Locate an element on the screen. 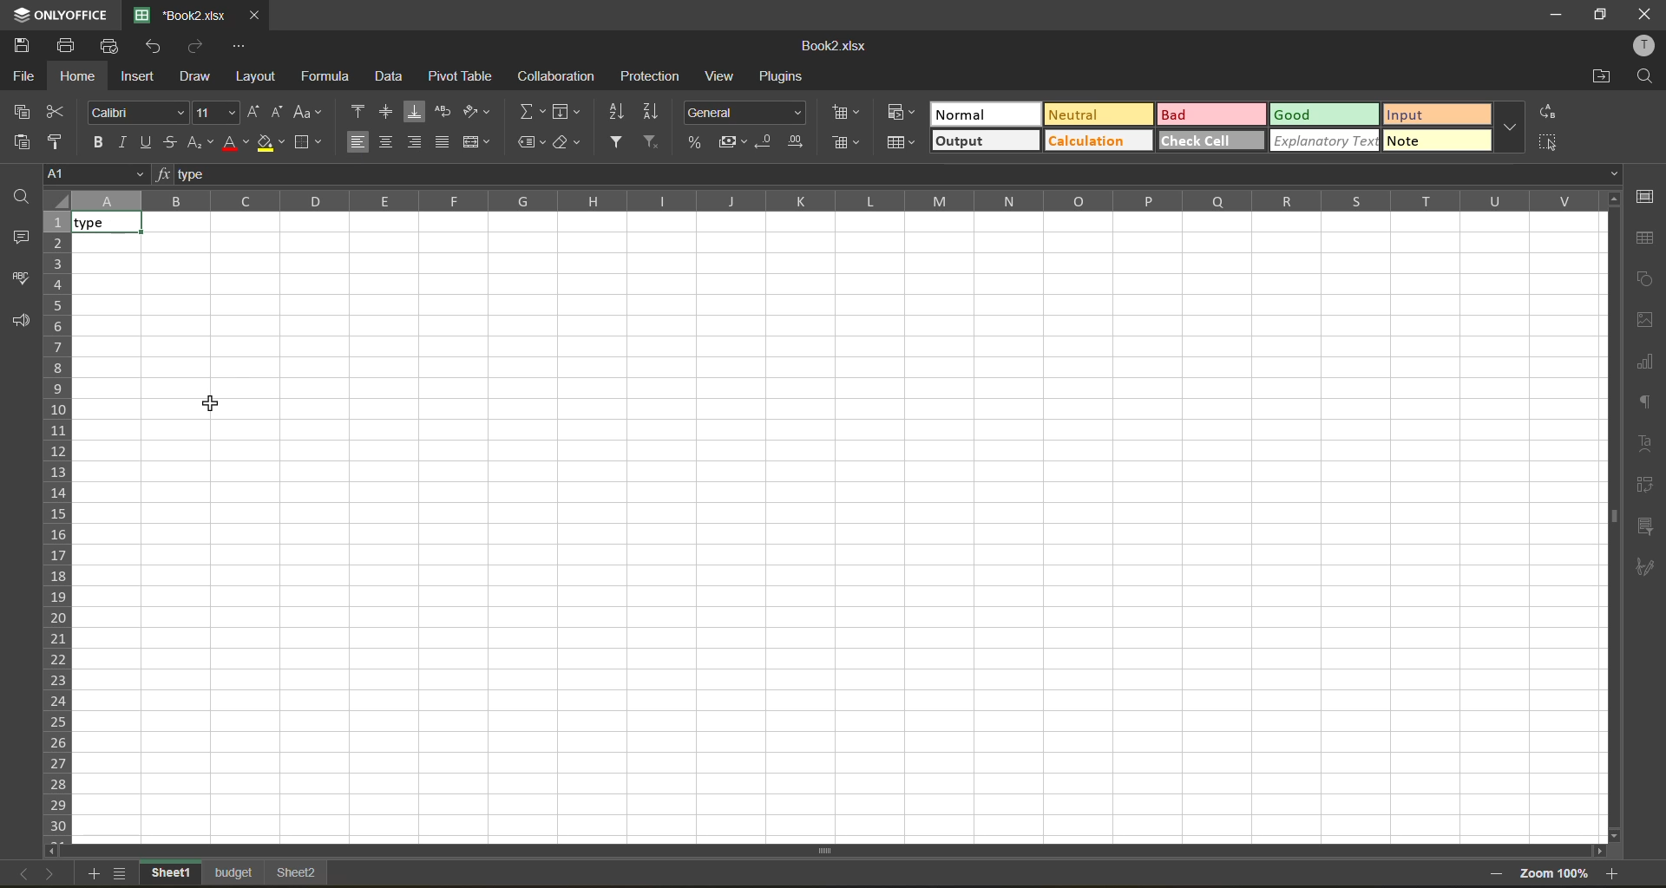 The width and height of the screenshot is (1666, 888). open location is located at coordinates (1602, 76).